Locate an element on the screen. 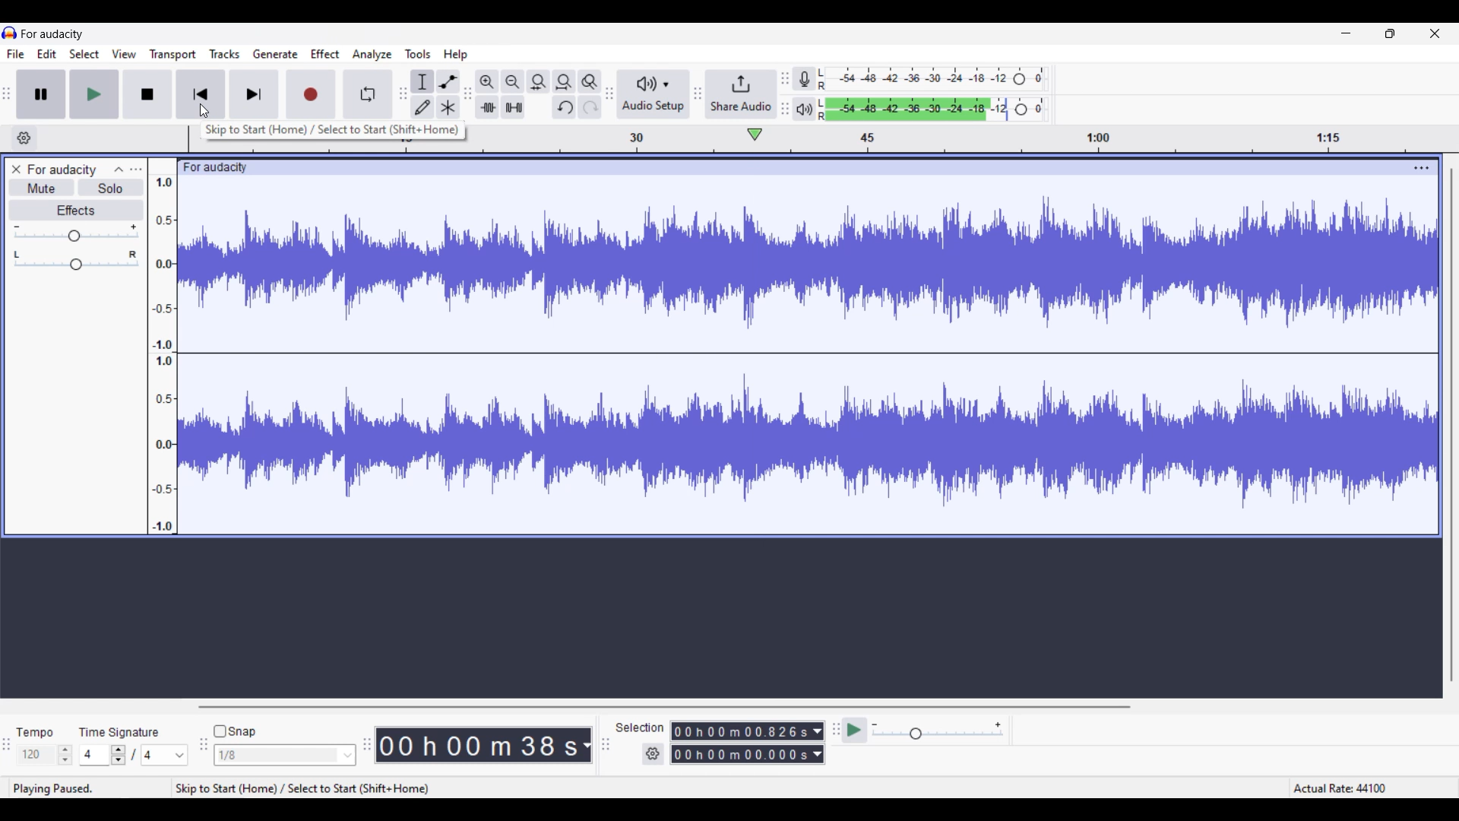 Image resolution: width=1459 pixels, height=821 pixels. Multi tool is located at coordinates (448, 107).